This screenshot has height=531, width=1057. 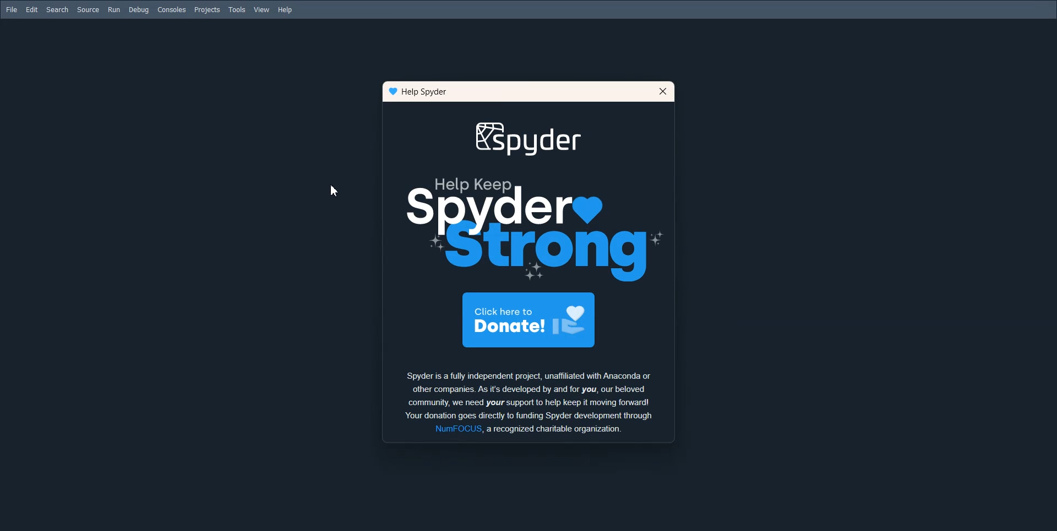 What do you see at coordinates (531, 200) in the screenshot?
I see `help keep spyder strong` at bounding box center [531, 200].